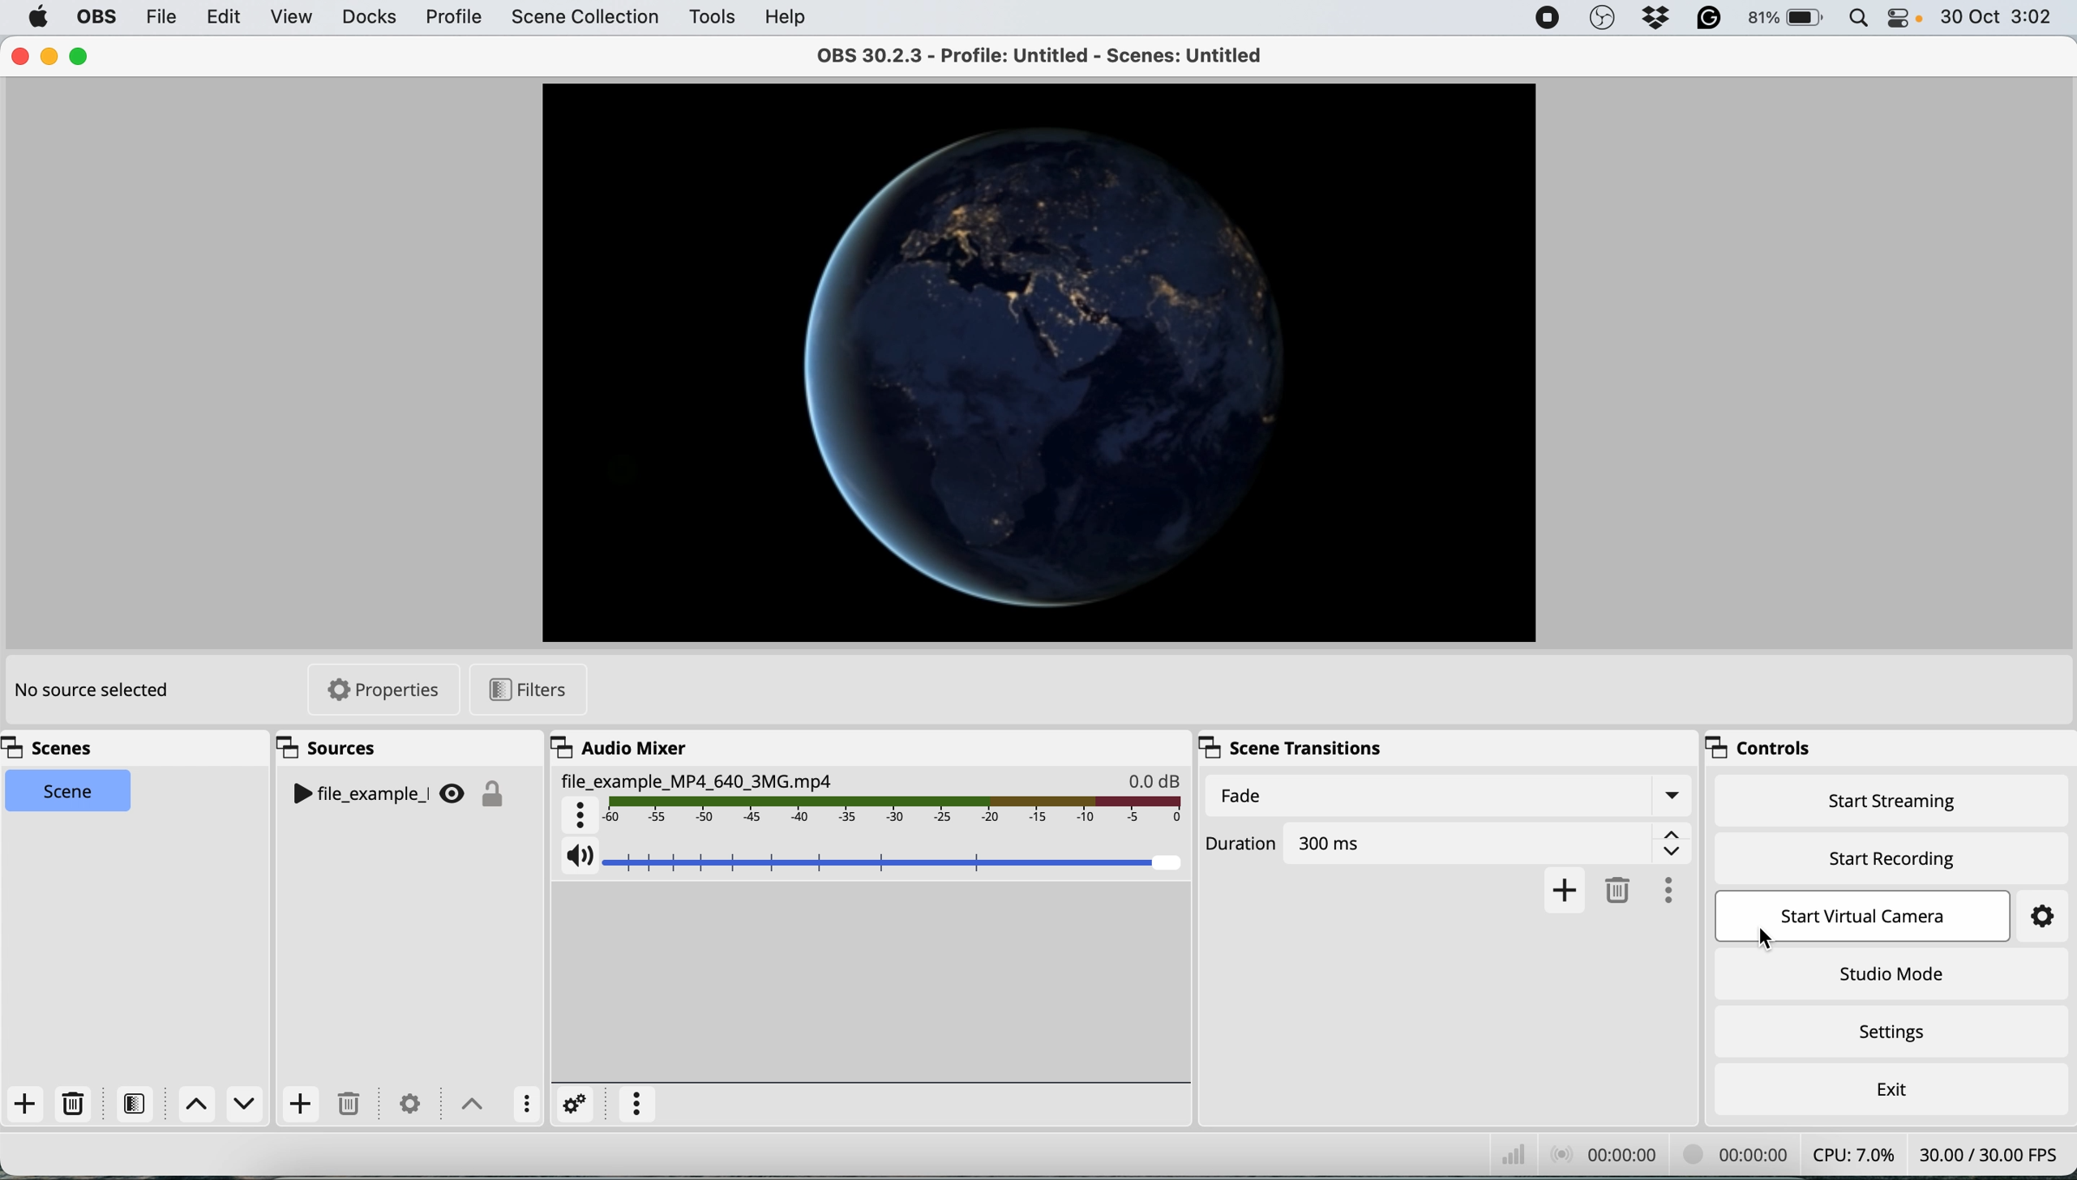 This screenshot has height=1180, width=2077. I want to click on spotlight search, so click(1854, 18).